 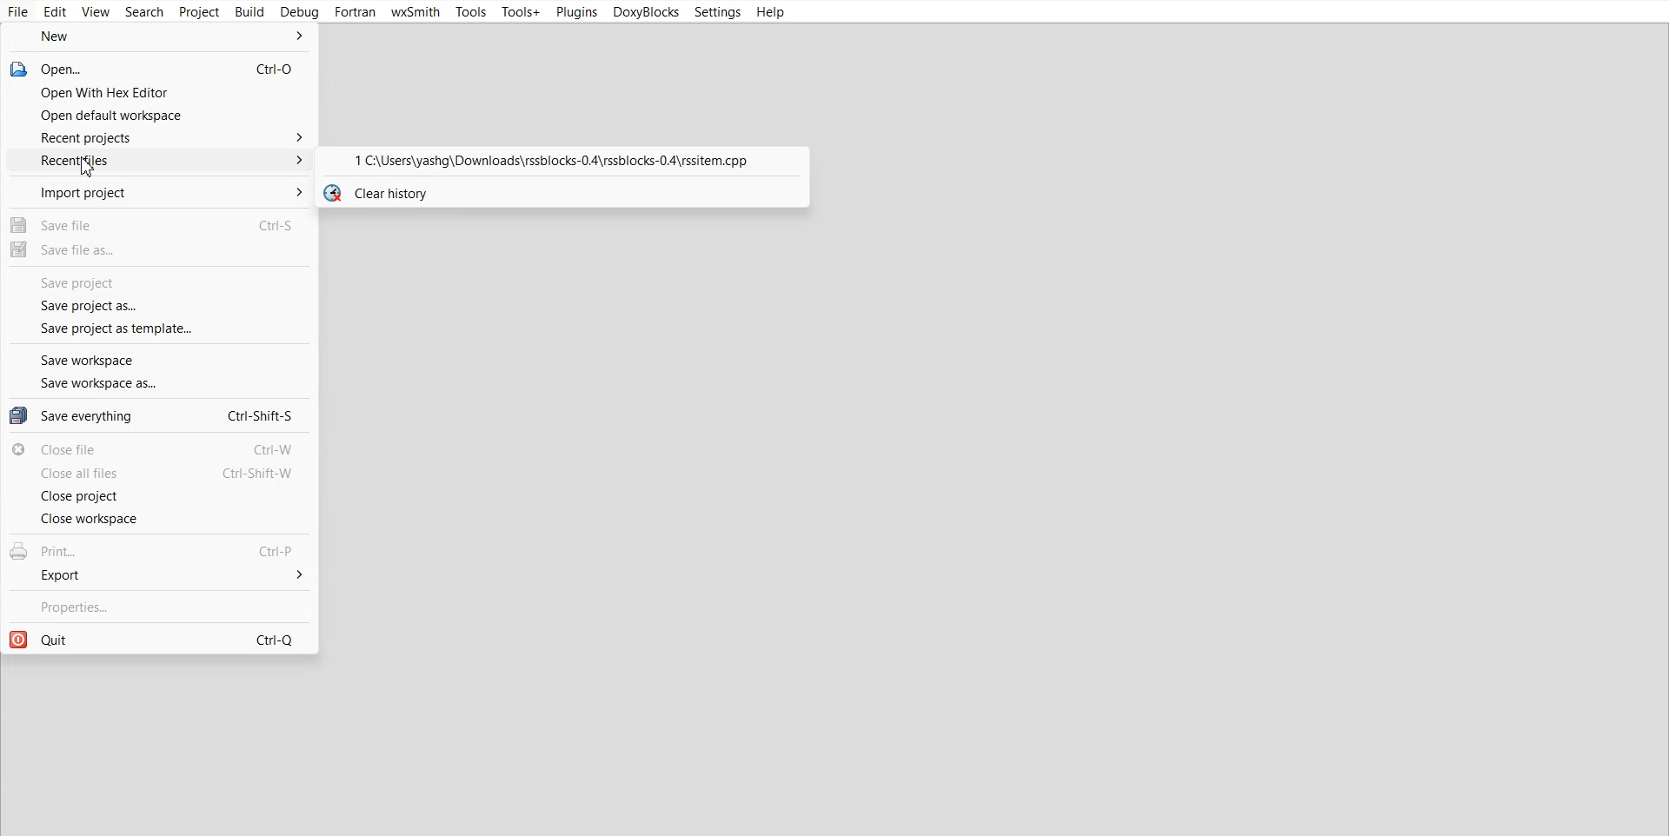 What do you see at coordinates (160, 306) in the screenshot?
I see `Save project as` at bounding box center [160, 306].